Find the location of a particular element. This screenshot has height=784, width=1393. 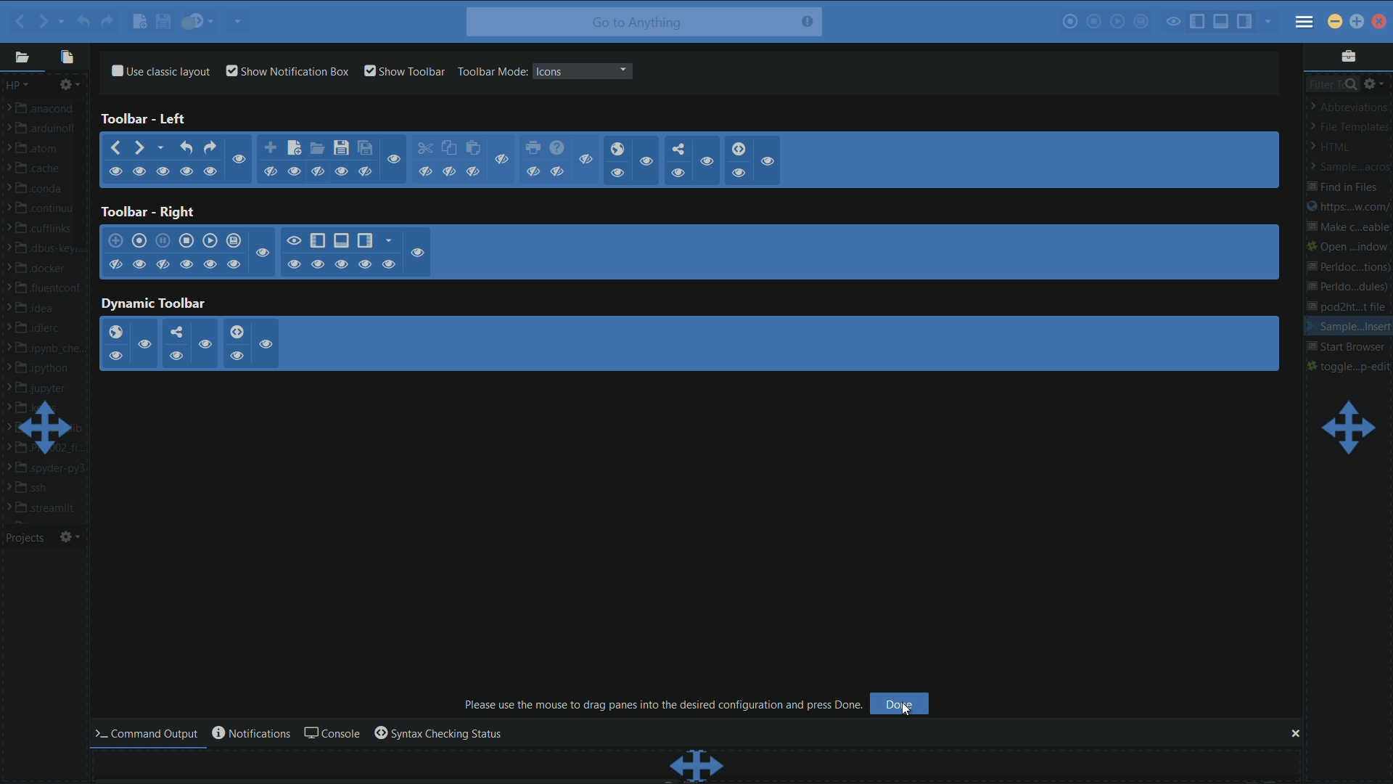

show/hide is located at coordinates (504, 160).